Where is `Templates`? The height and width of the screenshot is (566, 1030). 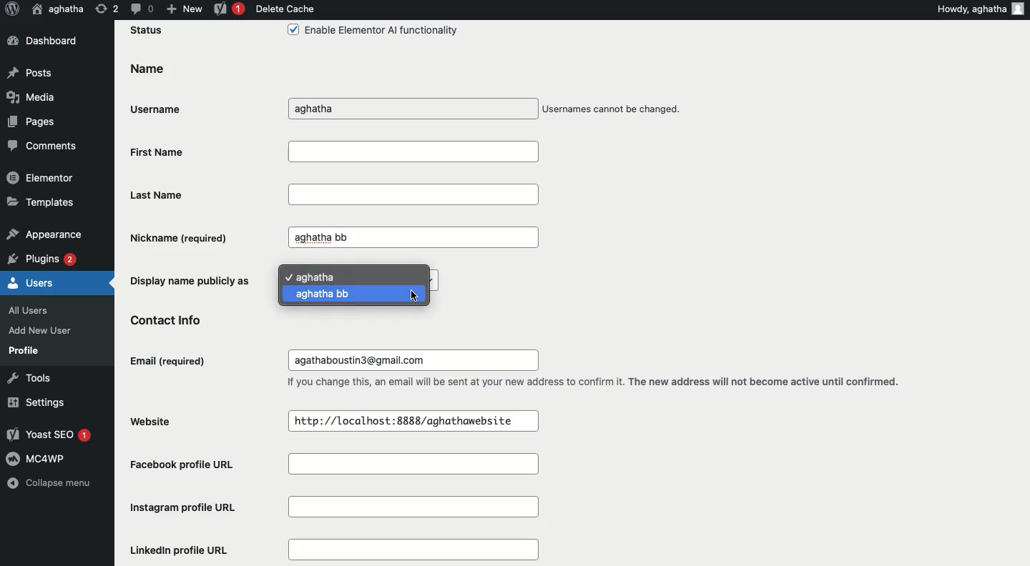 Templates is located at coordinates (41, 201).